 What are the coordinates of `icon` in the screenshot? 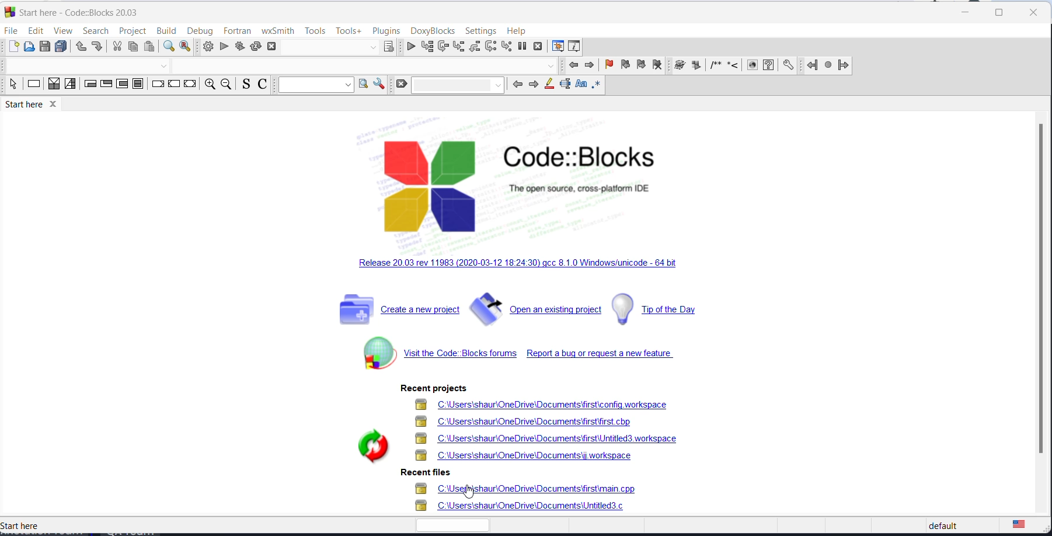 It's located at (752, 66).